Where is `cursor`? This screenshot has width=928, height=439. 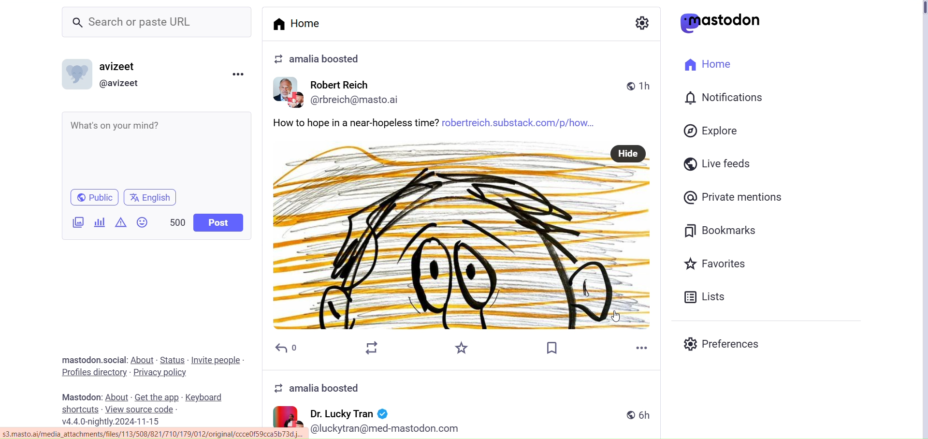 cursor is located at coordinates (616, 312).